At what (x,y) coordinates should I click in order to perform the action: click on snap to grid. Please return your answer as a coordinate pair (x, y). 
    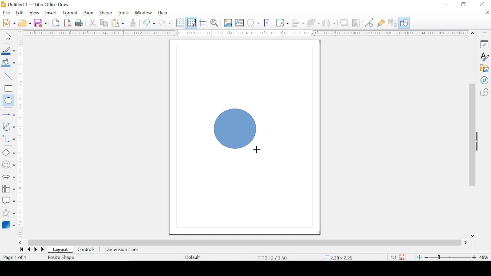
    Looking at the image, I should click on (191, 22).